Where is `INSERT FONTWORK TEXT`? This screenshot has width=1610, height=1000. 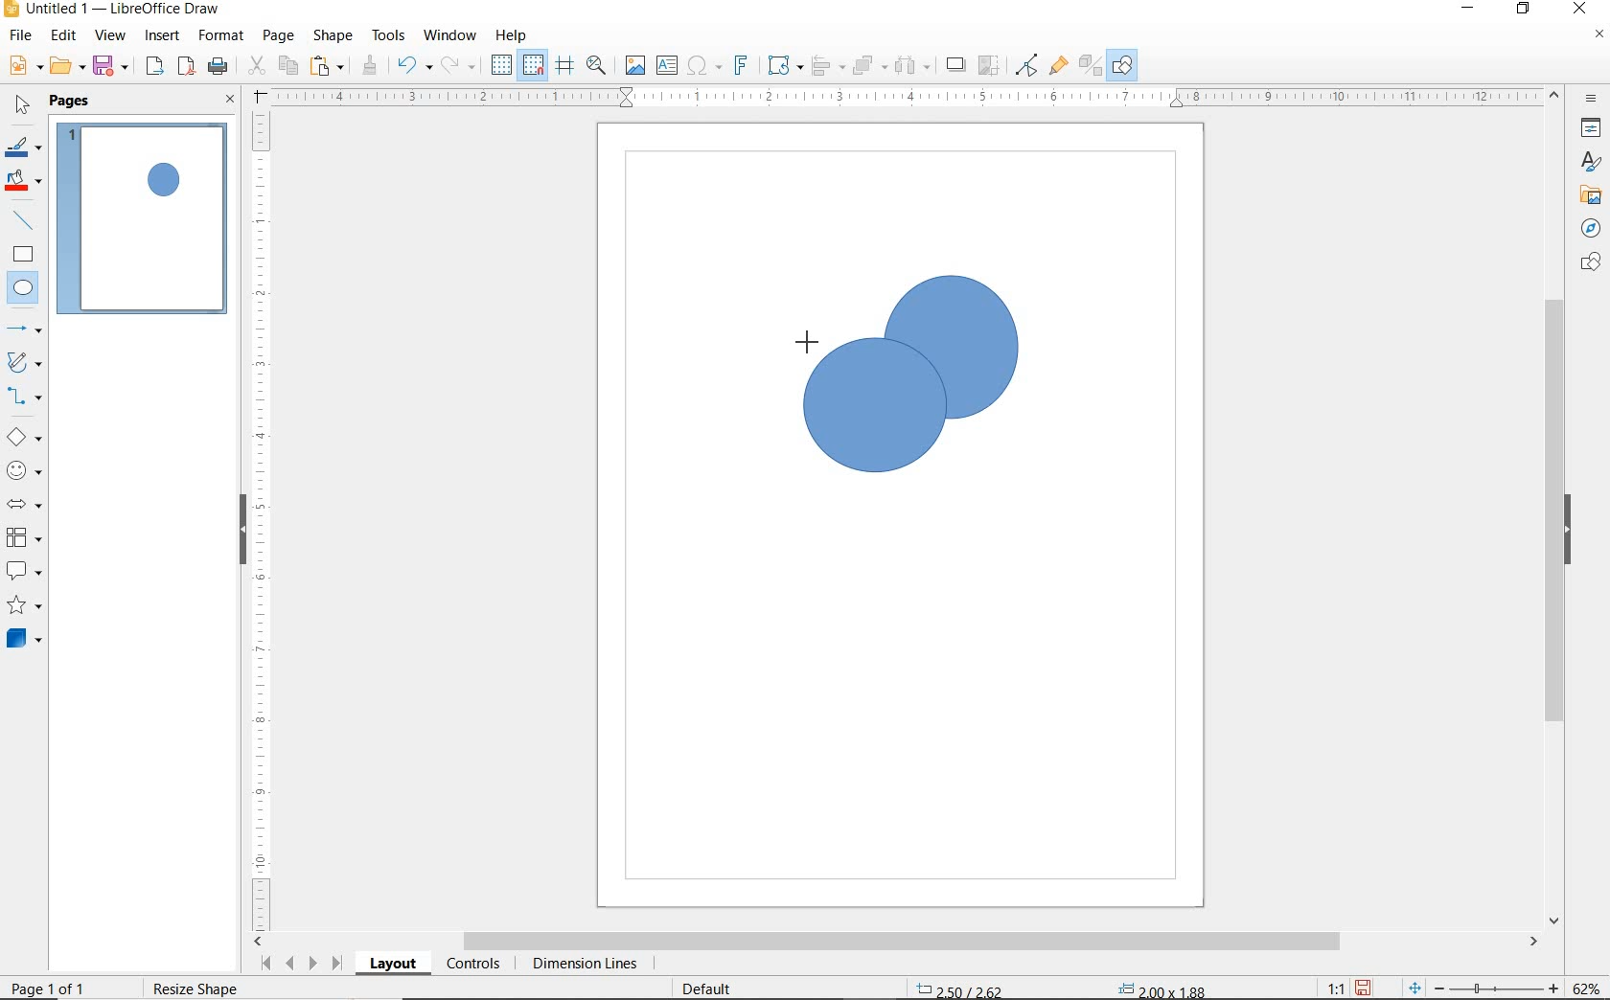
INSERT FONTWORK TEXT is located at coordinates (739, 65).